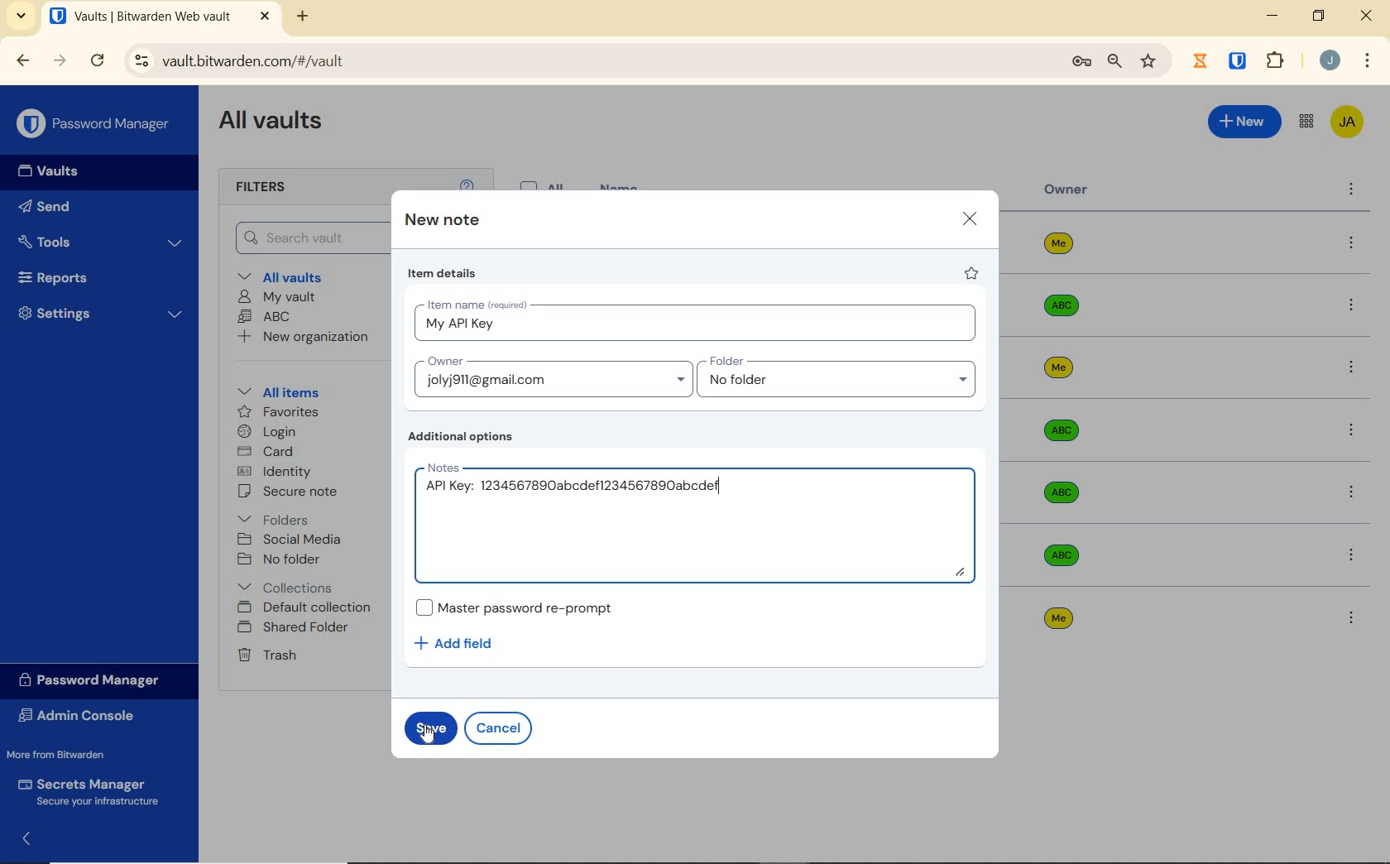 This screenshot has width=1390, height=864. What do you see at coordinates (293, 540) in the screenshot?
I see `SOCIAL MEDIA` at bounding box center [293, 540].